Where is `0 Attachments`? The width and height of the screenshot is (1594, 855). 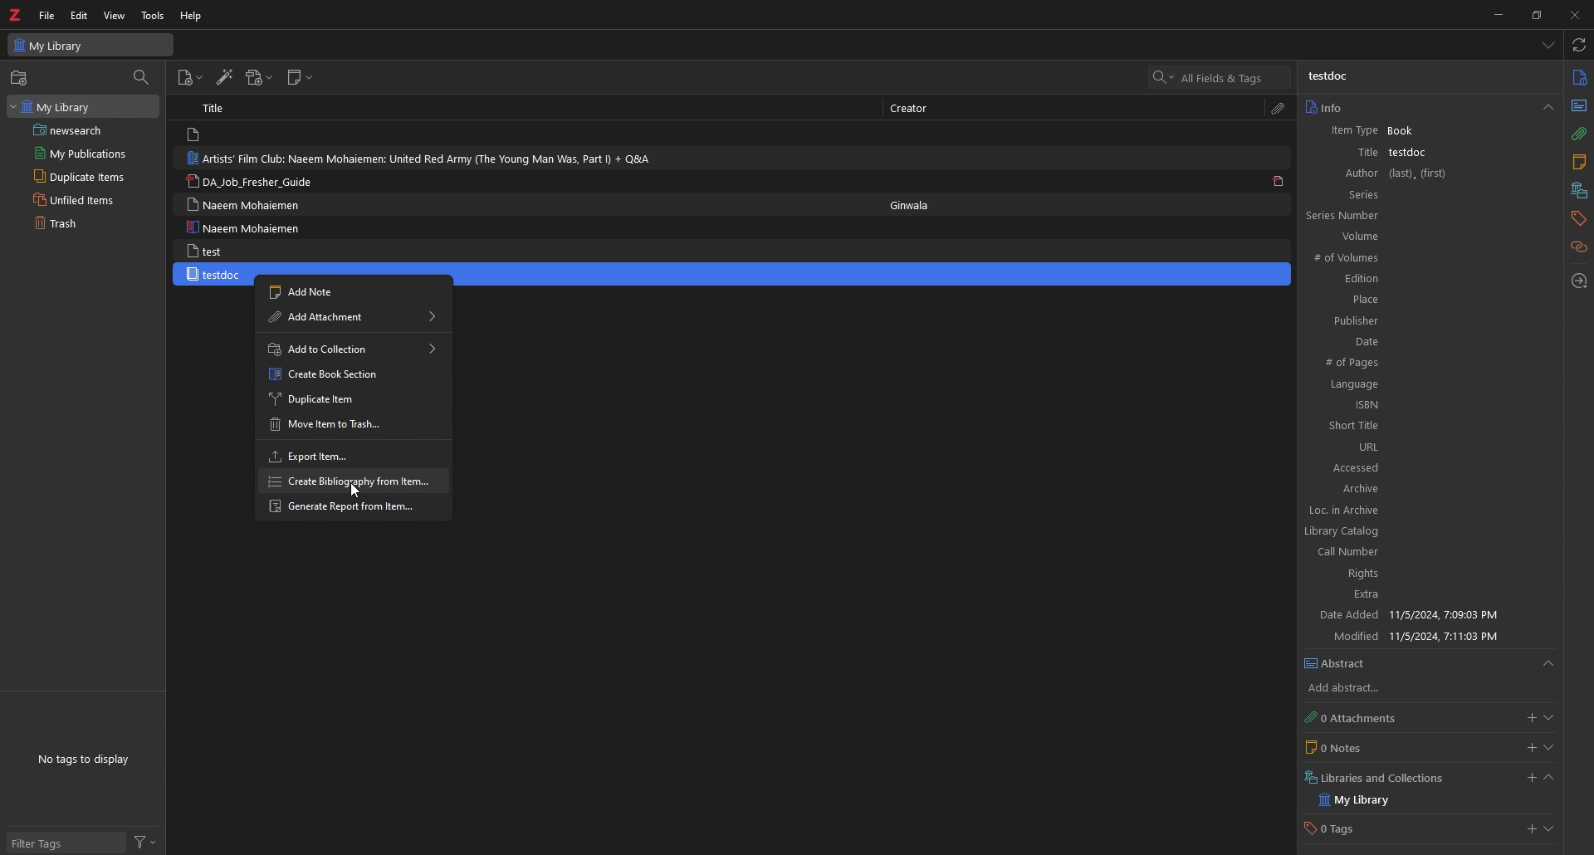
0 Attachments is located at coordinates (1367, 717).